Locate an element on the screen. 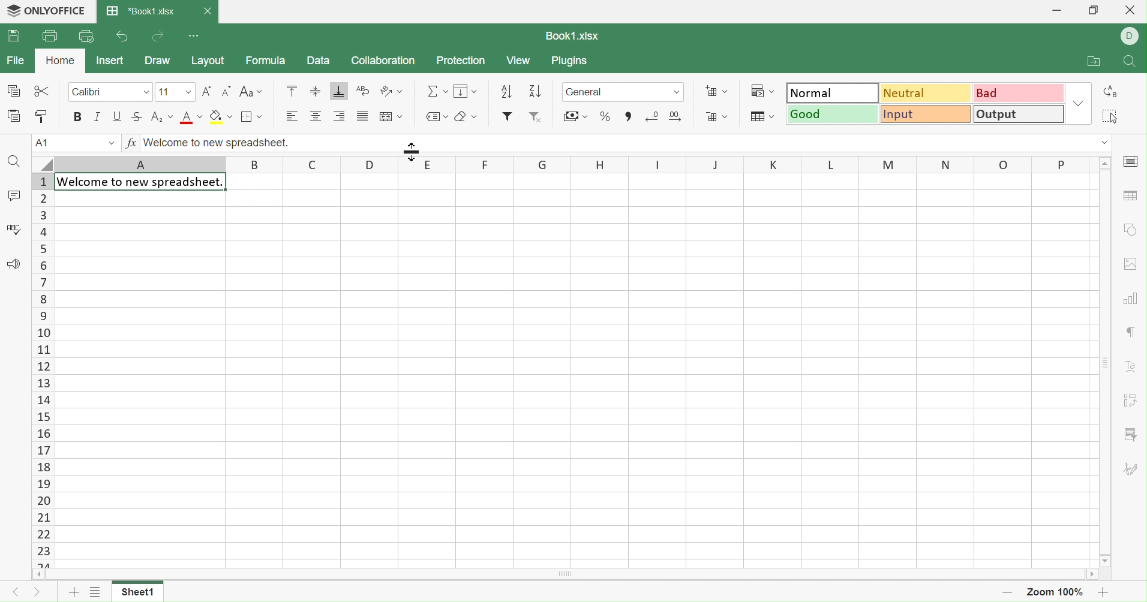  Align Left is located at coordinates (292, 116).